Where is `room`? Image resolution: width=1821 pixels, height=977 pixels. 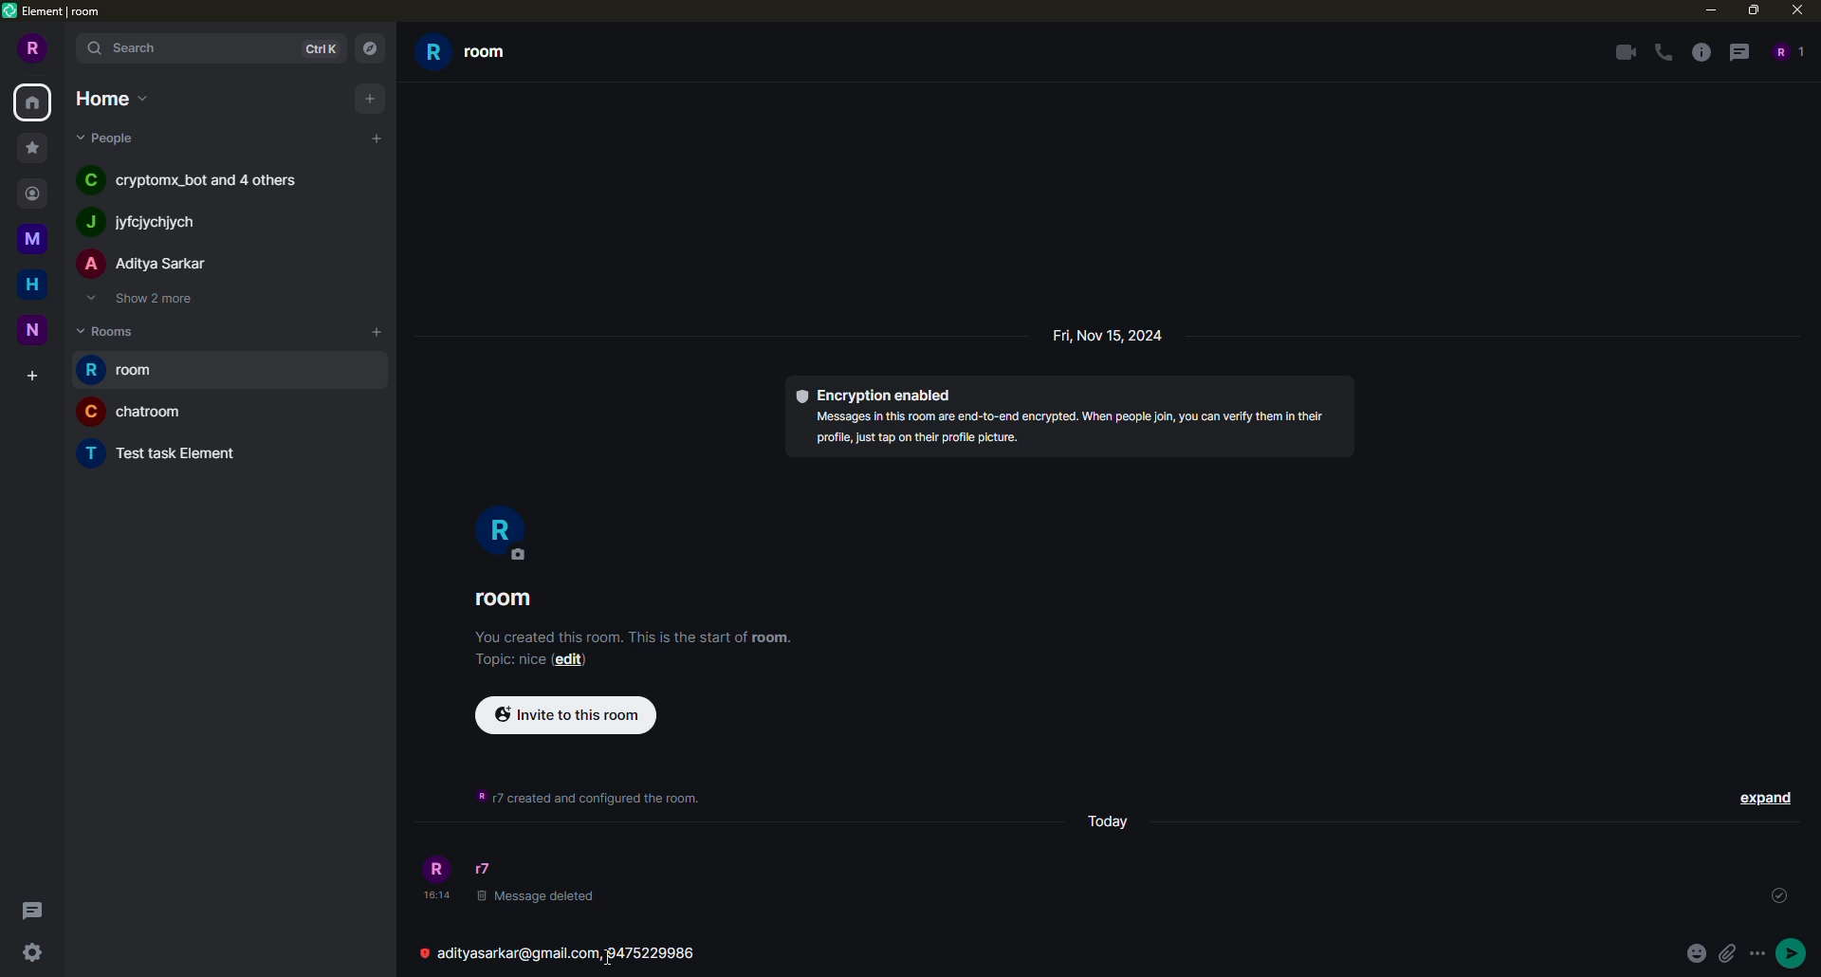 room is located at coordinates (508, 599).